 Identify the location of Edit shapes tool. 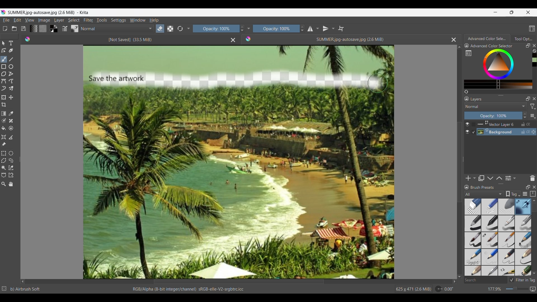
(4, 50).